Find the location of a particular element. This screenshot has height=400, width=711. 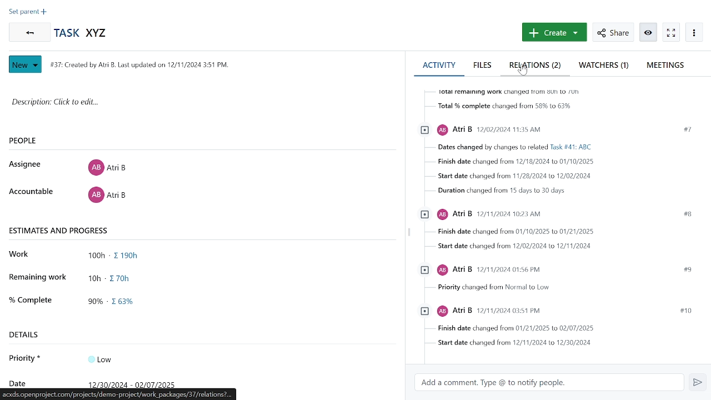

go back is located at coordinates (28, 32).